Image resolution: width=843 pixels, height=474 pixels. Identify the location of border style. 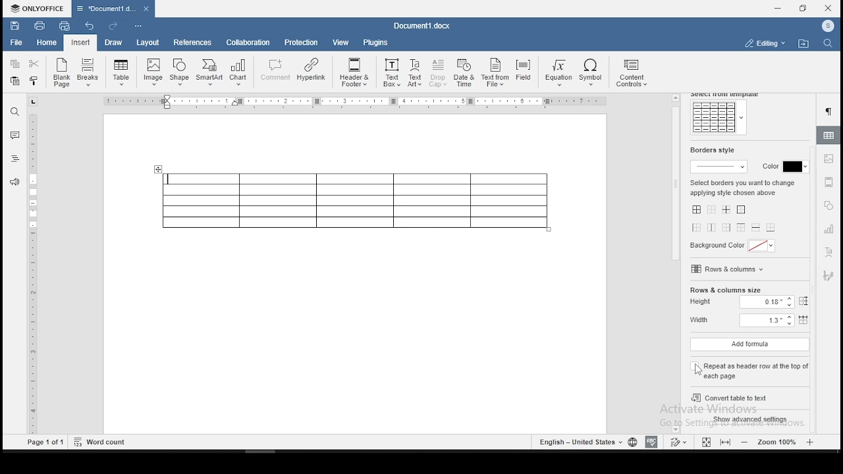
(711, 150).